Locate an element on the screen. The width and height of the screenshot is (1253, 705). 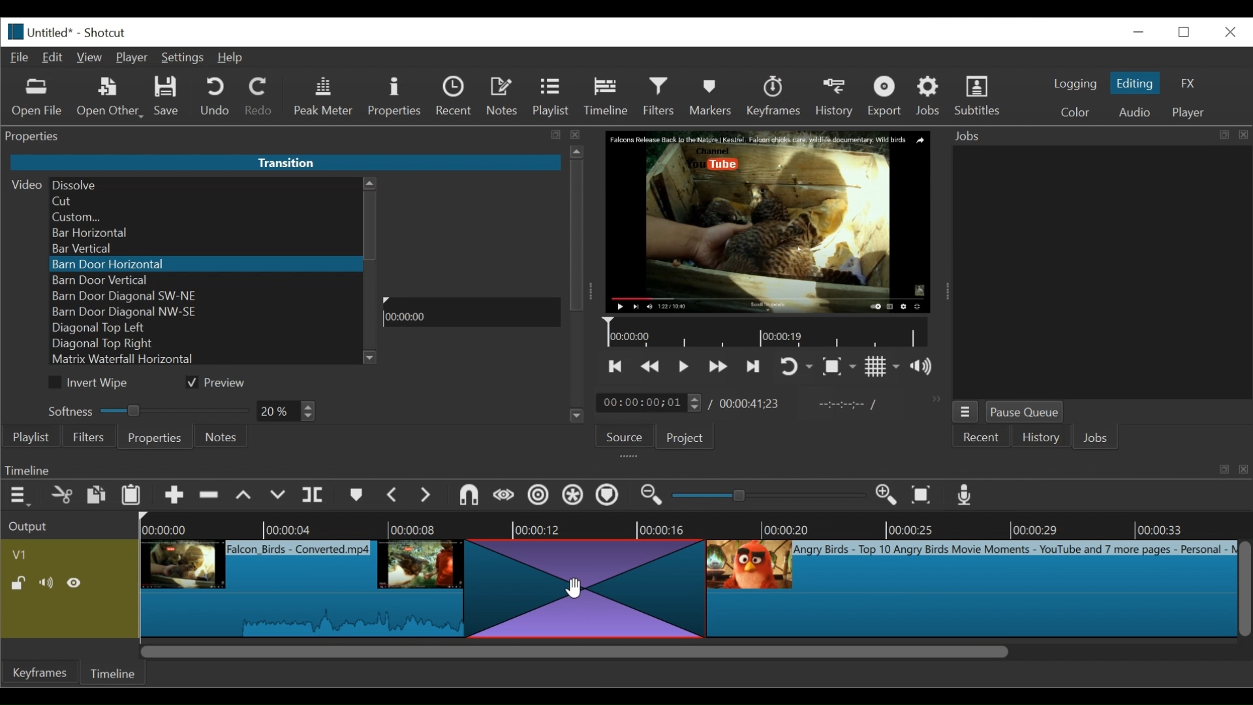
Field is located at coordinates (288, 413).